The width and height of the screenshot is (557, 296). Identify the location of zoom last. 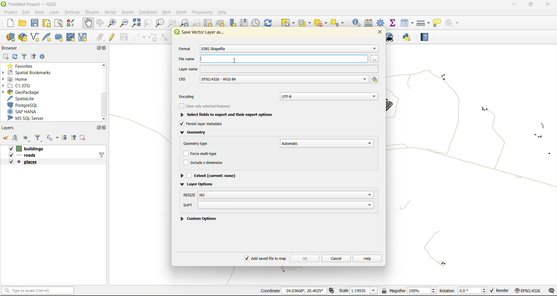
(184, 23).